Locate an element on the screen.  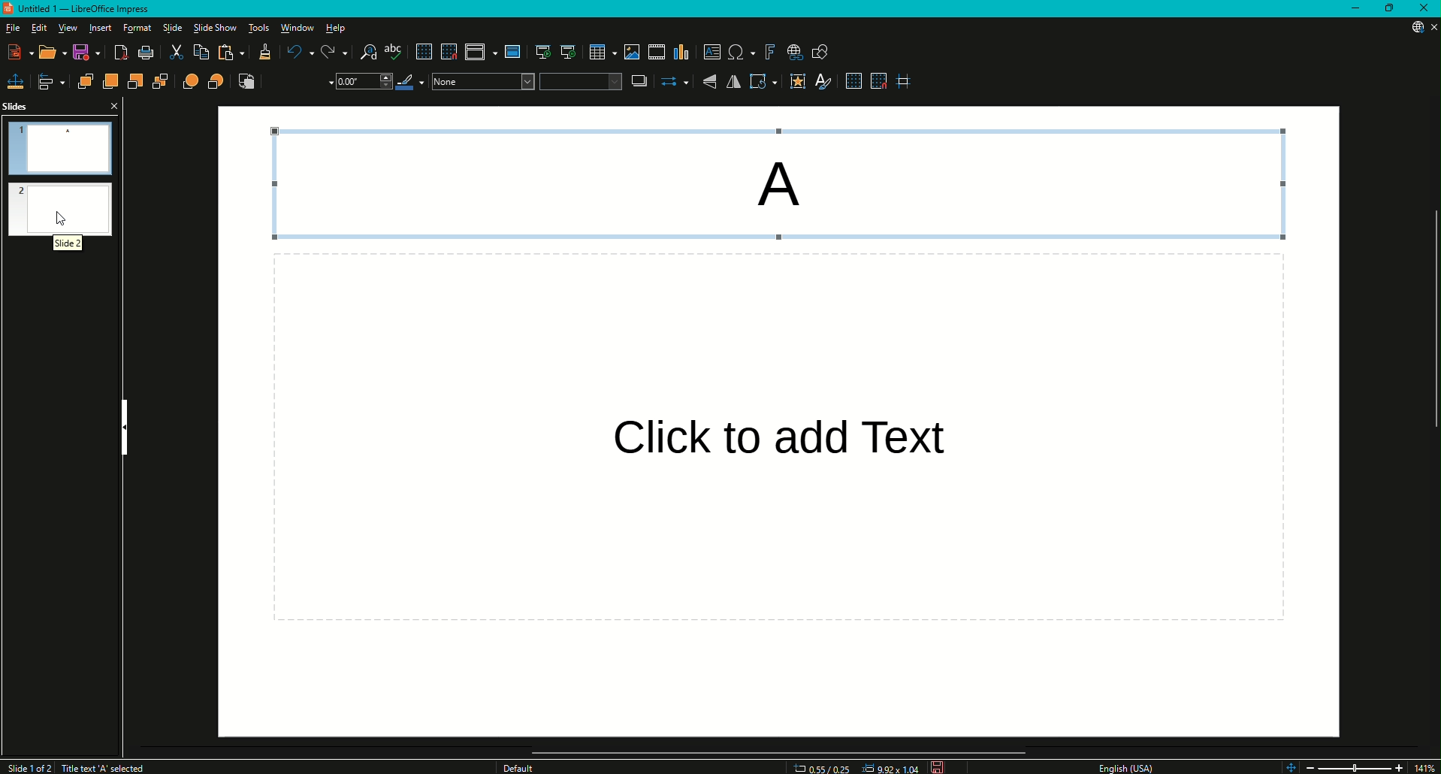
Minimize is located at coordinates (1355, 9).